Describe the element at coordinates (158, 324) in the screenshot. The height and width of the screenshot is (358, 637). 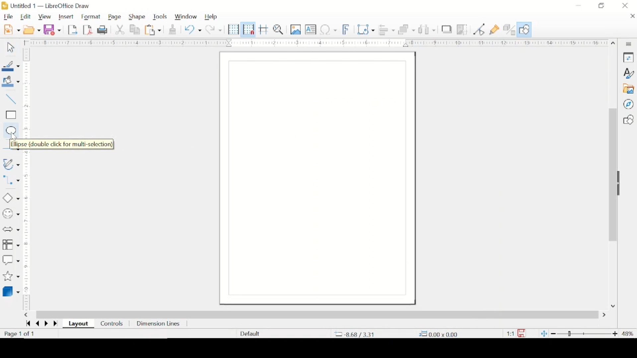
I see `dimension lines` at that location.